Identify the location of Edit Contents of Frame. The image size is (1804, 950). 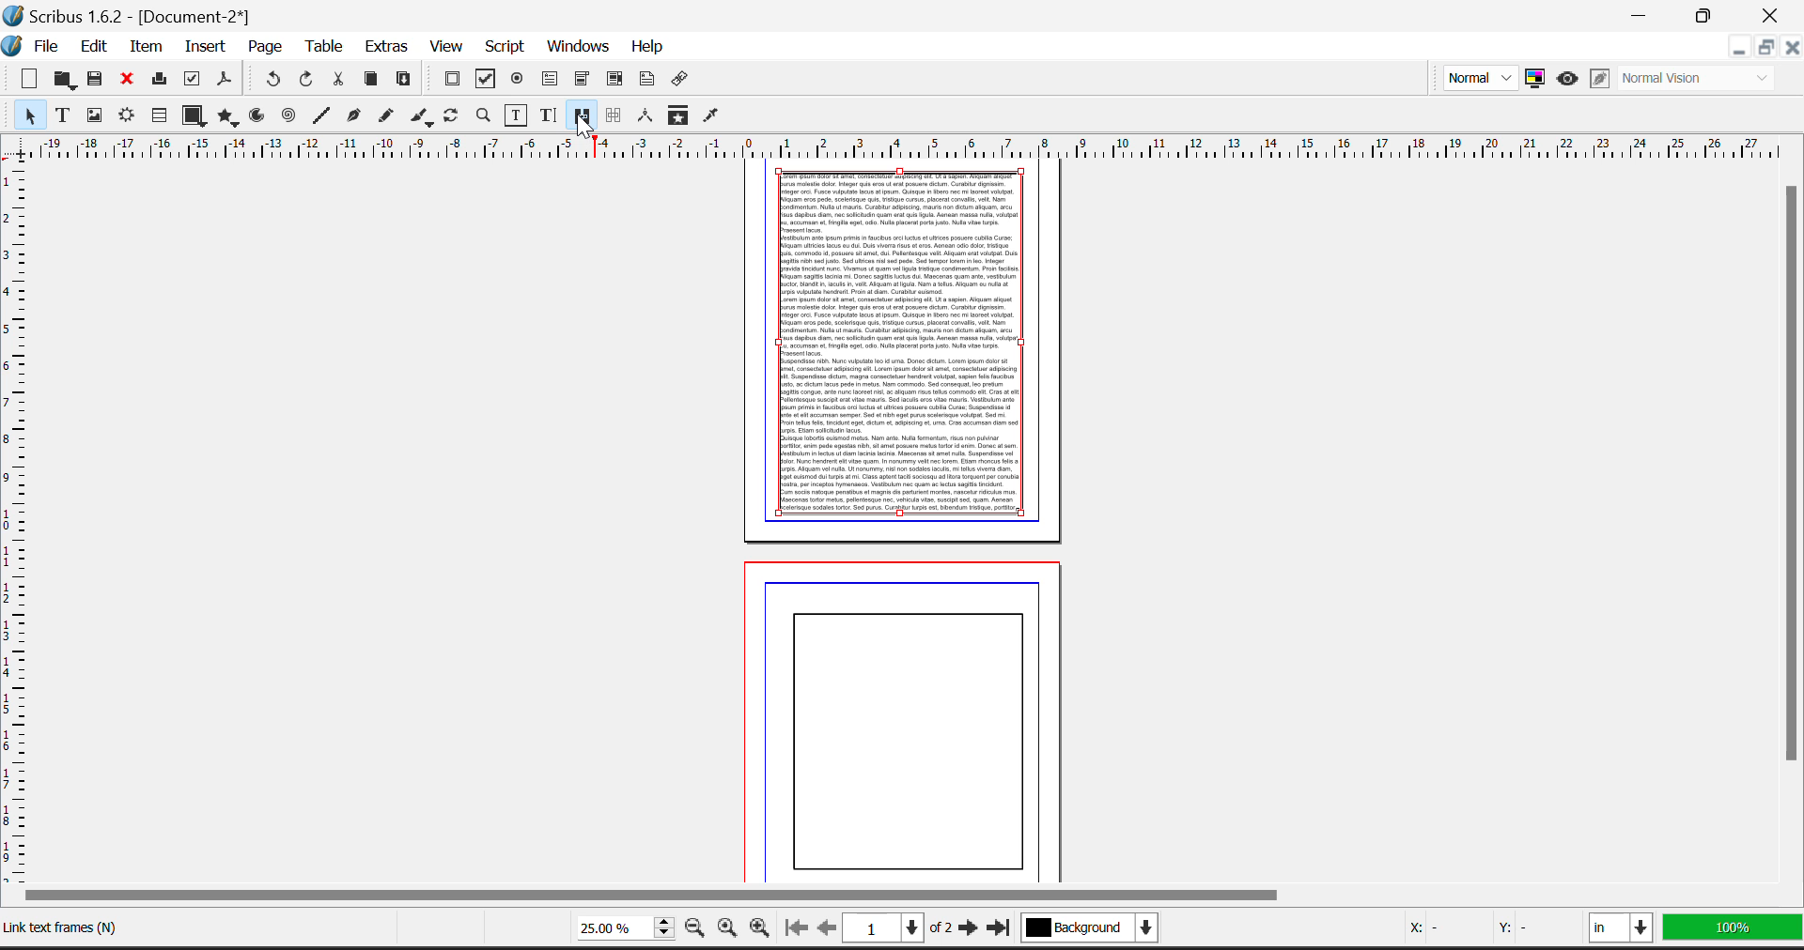
(514, 115).